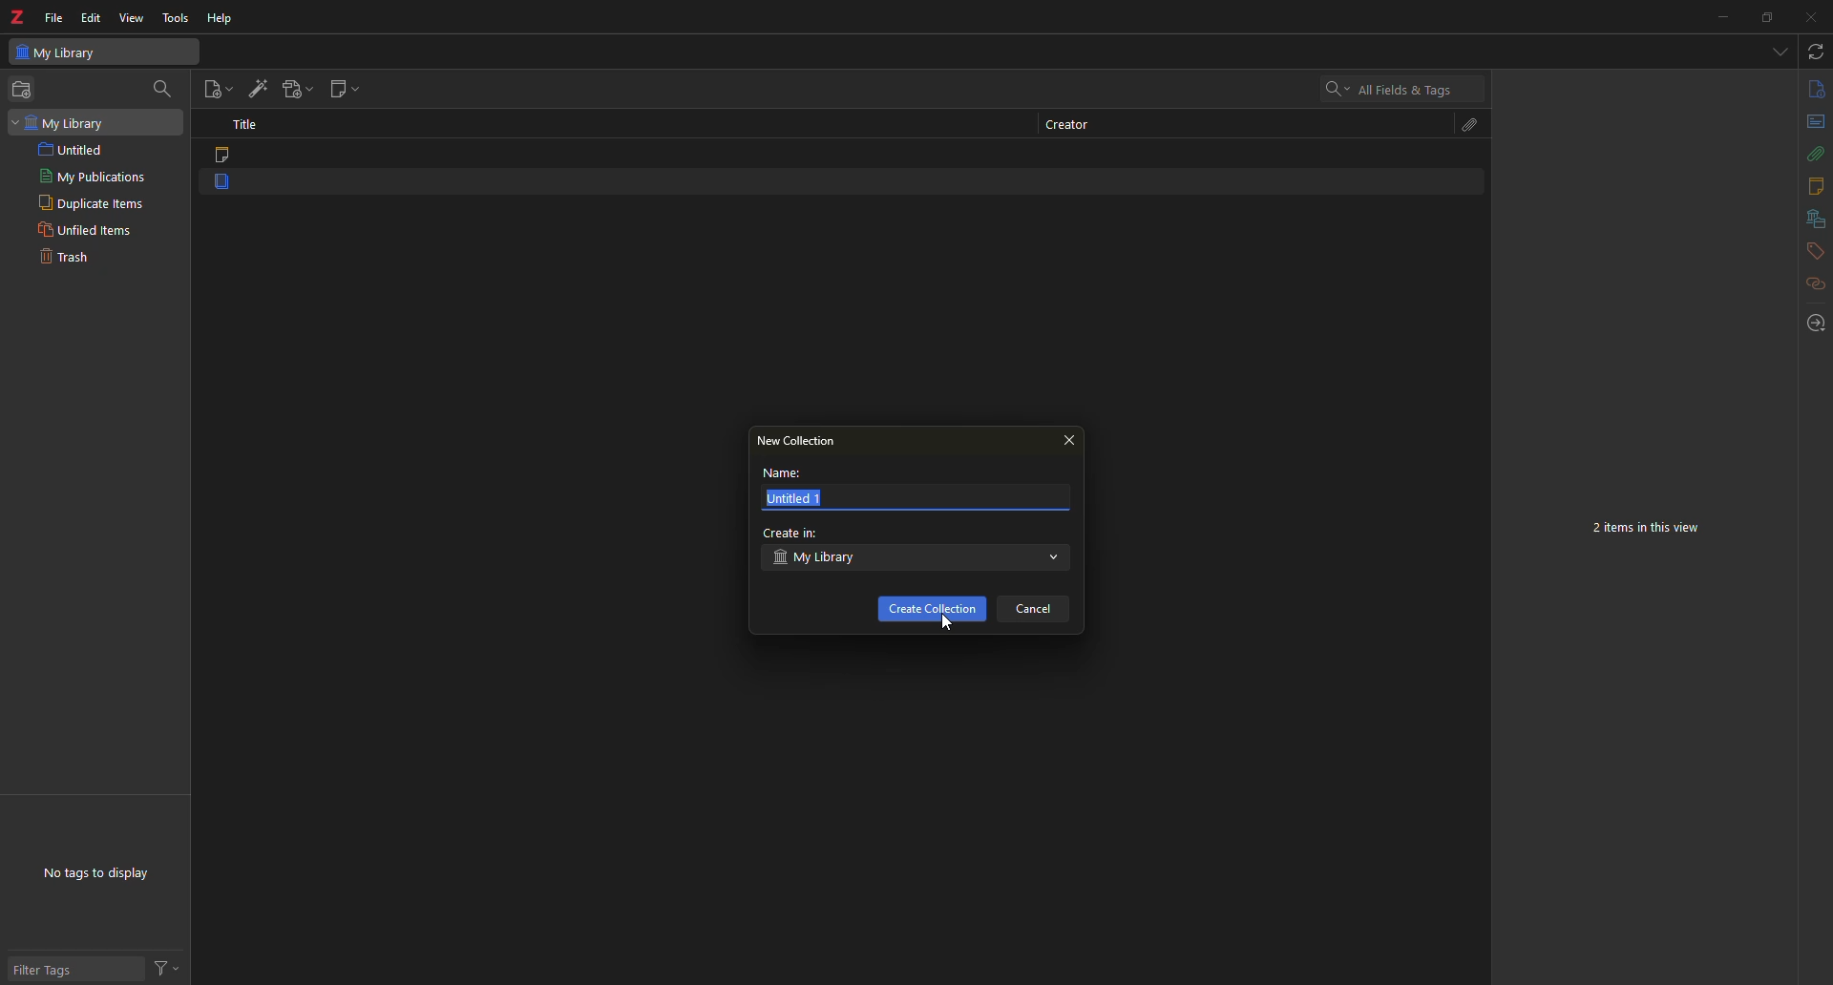 The width and height of the screenshot is (1833, 985). What do you see at coordinates (248, 122) in the screenshot?
I see `title` at bounding box center [248, 122].